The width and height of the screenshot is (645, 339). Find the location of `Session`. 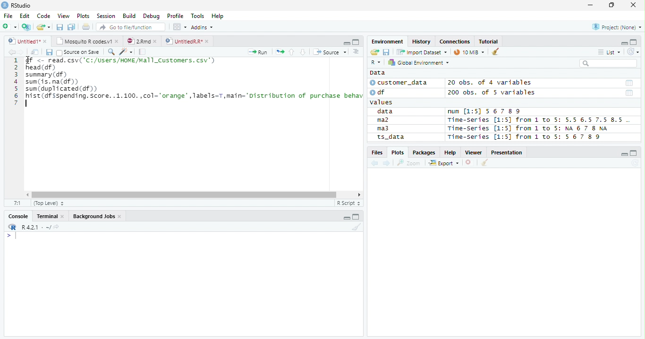

Session is located at coordinates (105, 16).